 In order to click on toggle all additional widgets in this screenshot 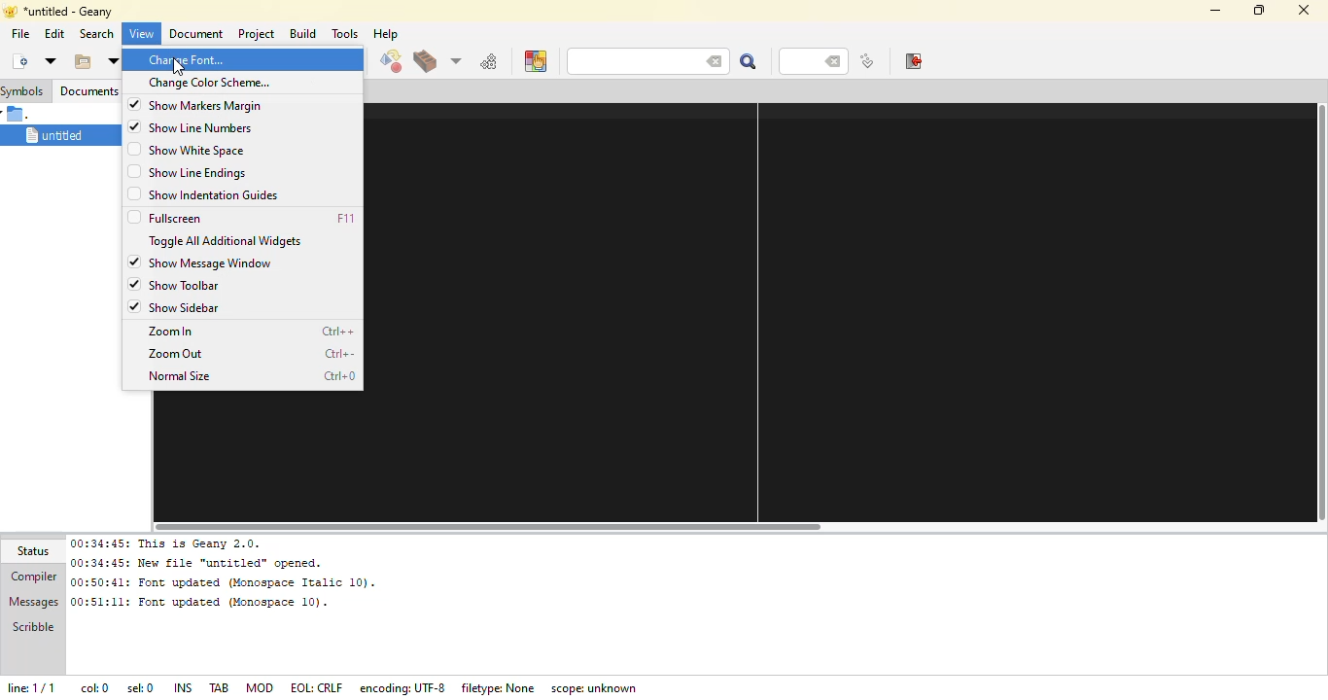, I will do `click(229, 240)`.